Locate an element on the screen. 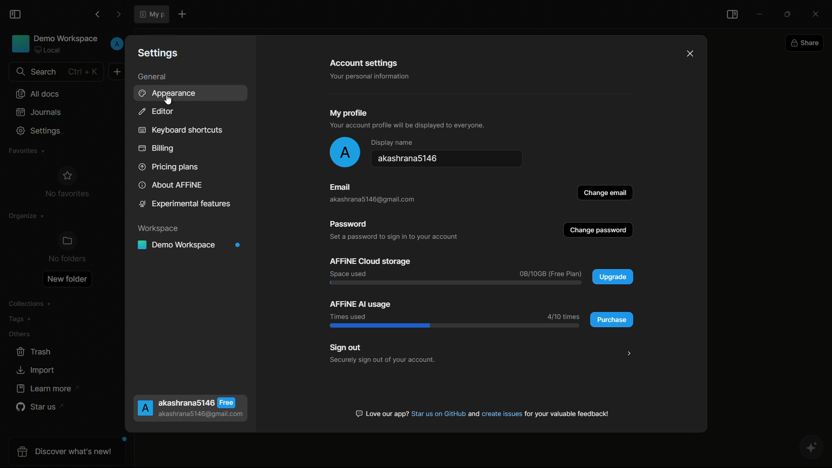 This screenshot has height=468, width=832. new document is located at coordinates (181, 14).